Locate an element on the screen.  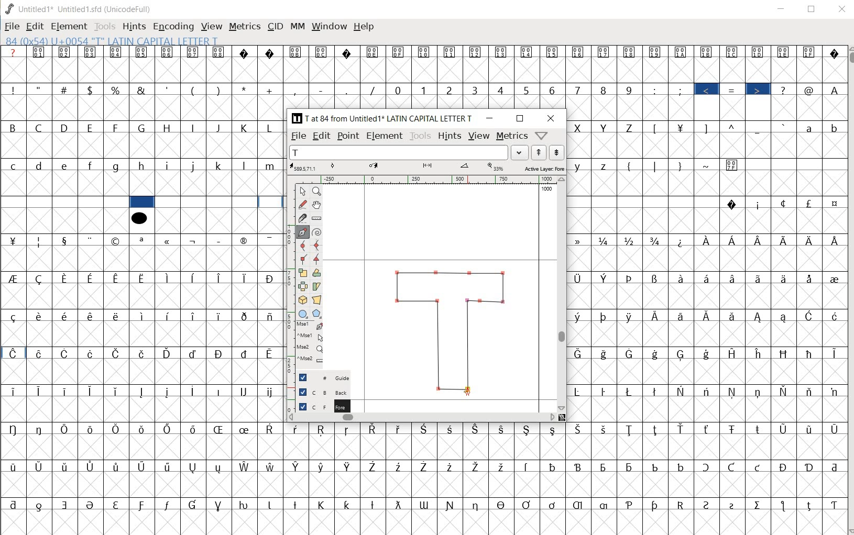
Symbol is located at coordinates (65, 428).